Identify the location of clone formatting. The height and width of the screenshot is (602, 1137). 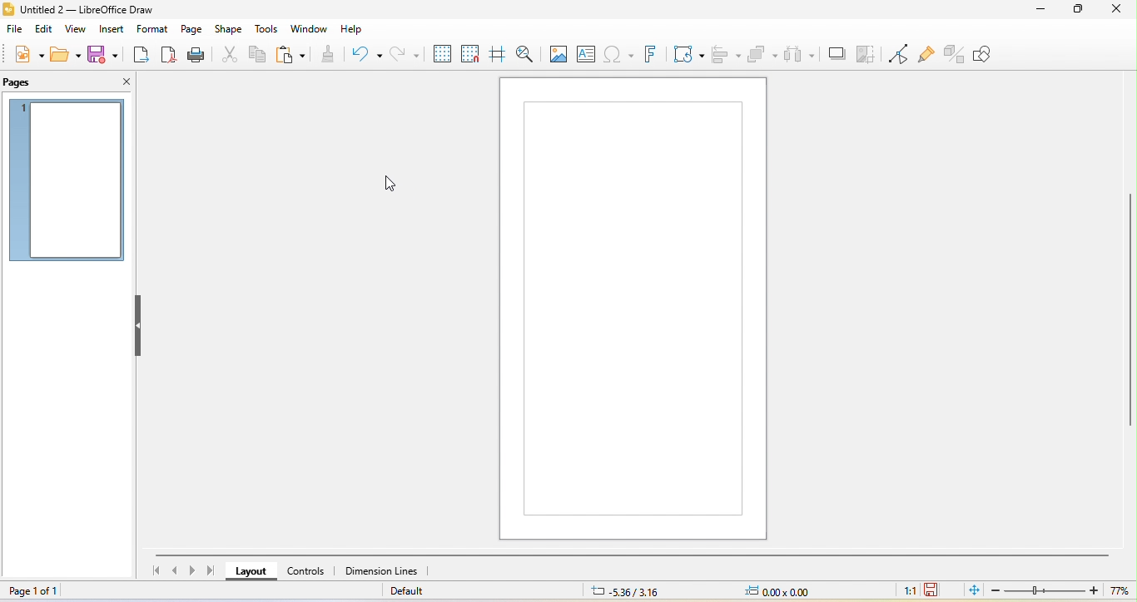
(329, 54).